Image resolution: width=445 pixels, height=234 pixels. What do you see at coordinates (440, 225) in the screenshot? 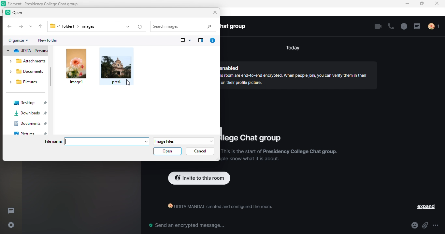
I see `option` at bounding box center [440, 225].